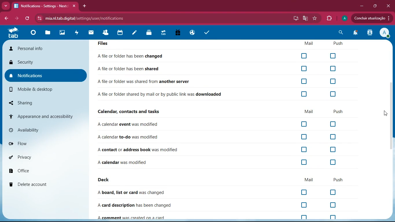 The width and height of the screenshot is (395, 222). What do you see at coordinates (305, 69) in the screenshot?
I see `Checkbox` at bounding box center [305, 69].